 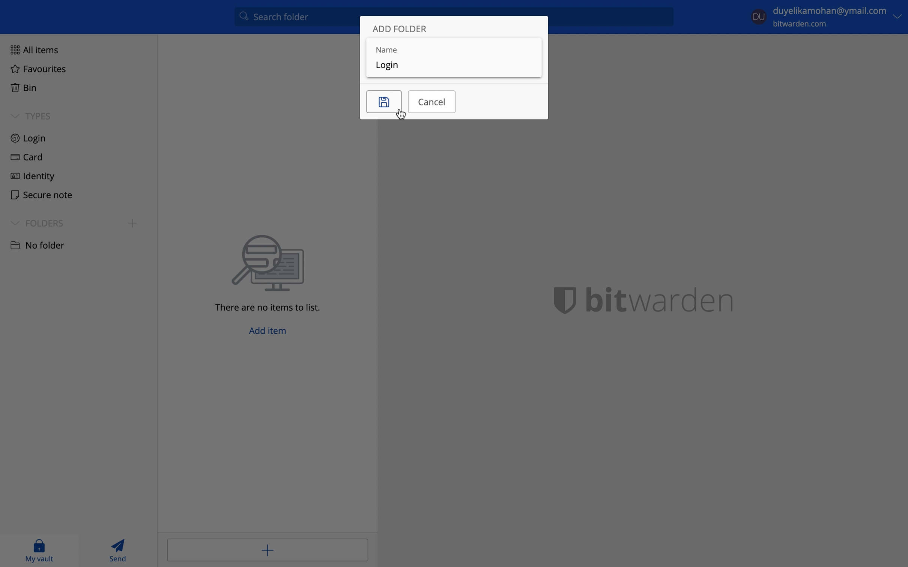 What do you see at coordinates (267, 549) in the screenshot?
I see `add item` at bounding box center [267, 549].